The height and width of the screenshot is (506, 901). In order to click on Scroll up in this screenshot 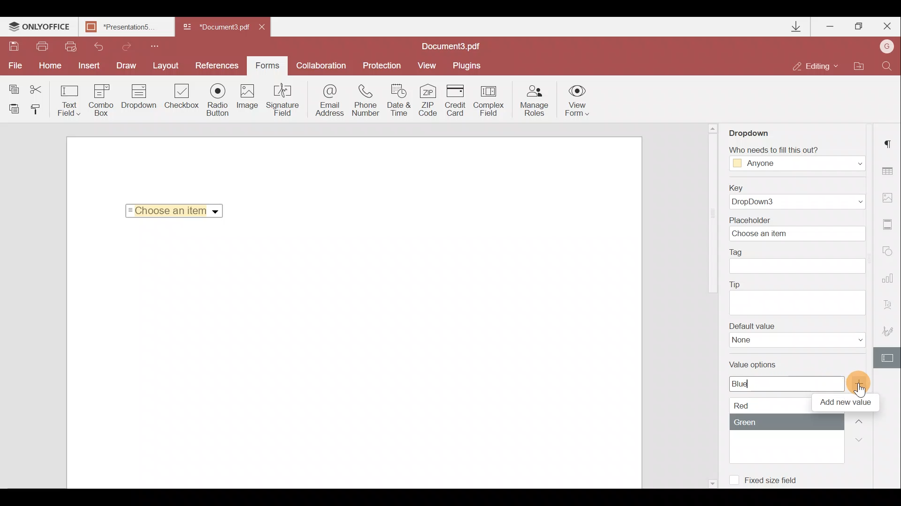, I will do `click(713, 128)`.